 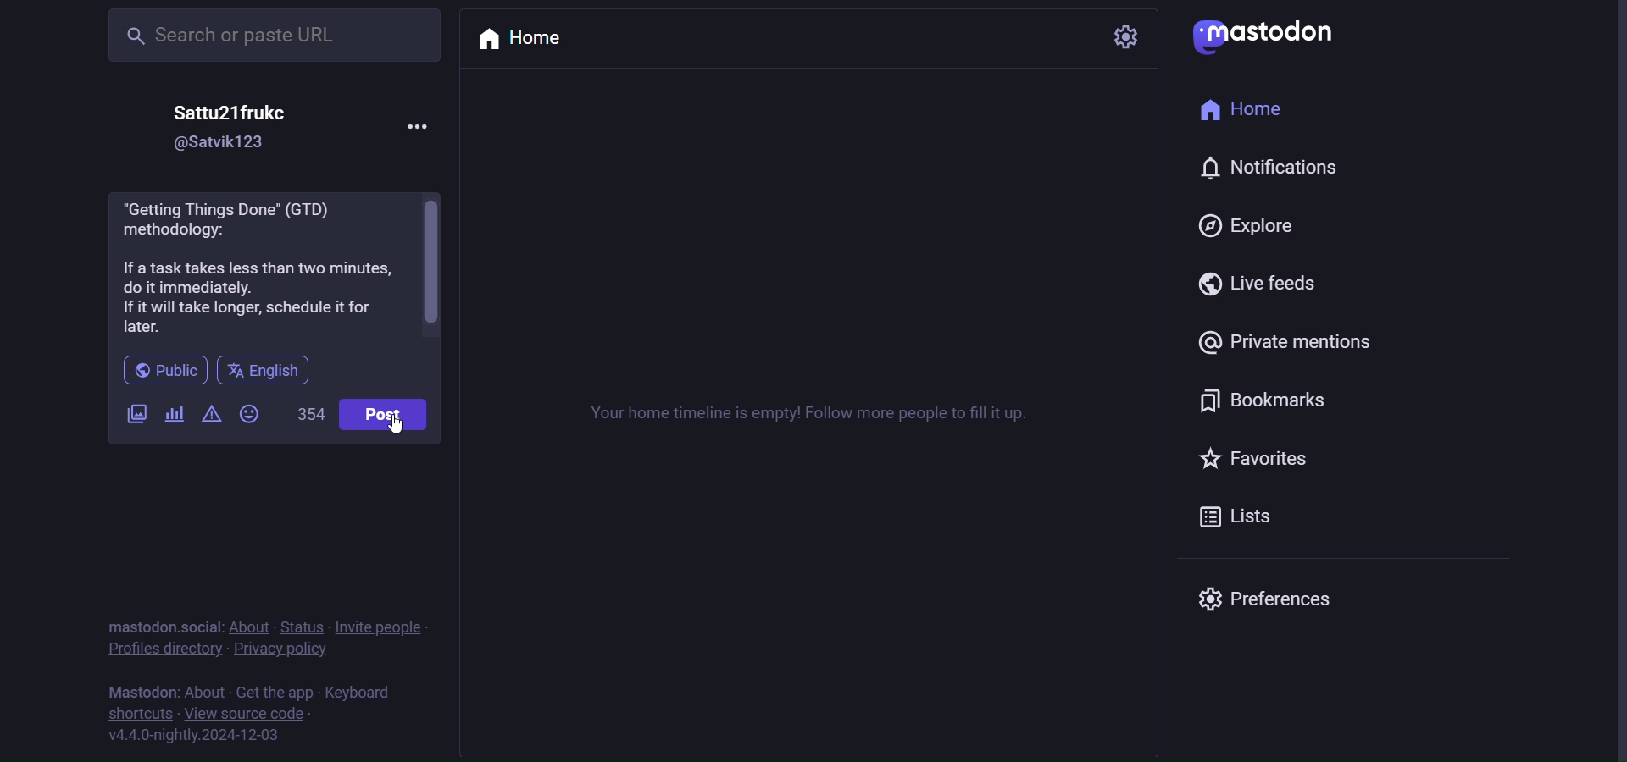 I want to click on favorites, so click(x=1256, y=462).